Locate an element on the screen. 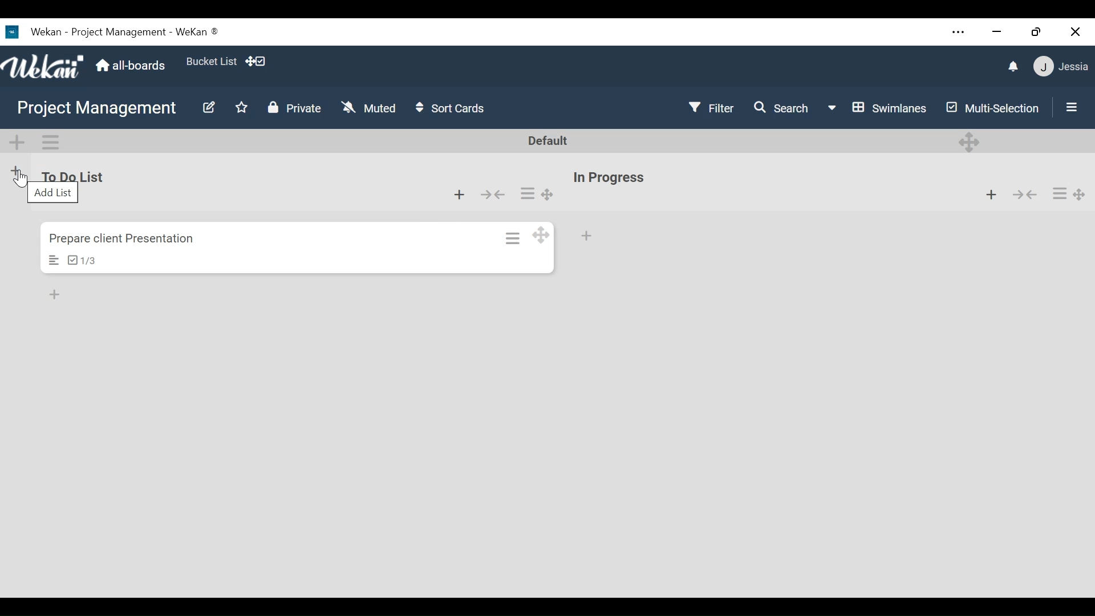 The height and width of the screenshot is (616, 1095). Show Sidebar is located at coordinates (1072, 105).